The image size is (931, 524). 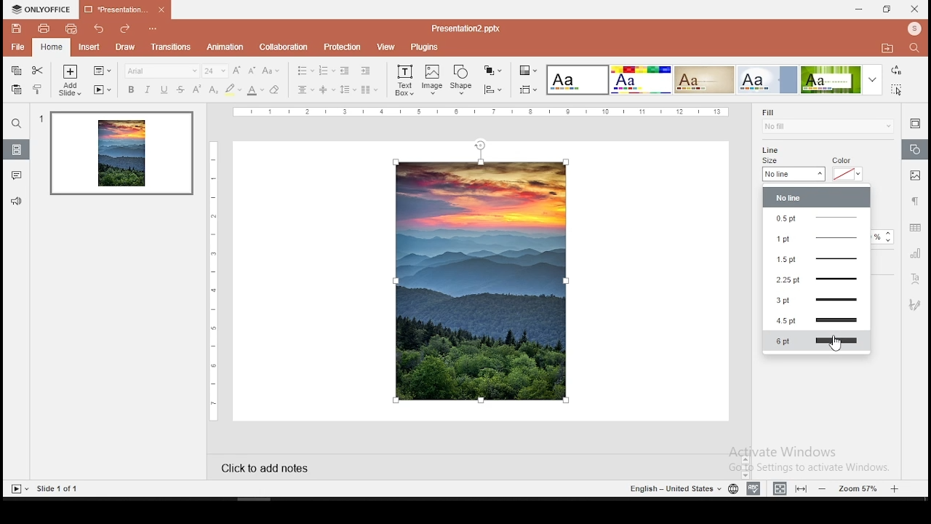 I want to click on draw, so click(x=125, y=47).